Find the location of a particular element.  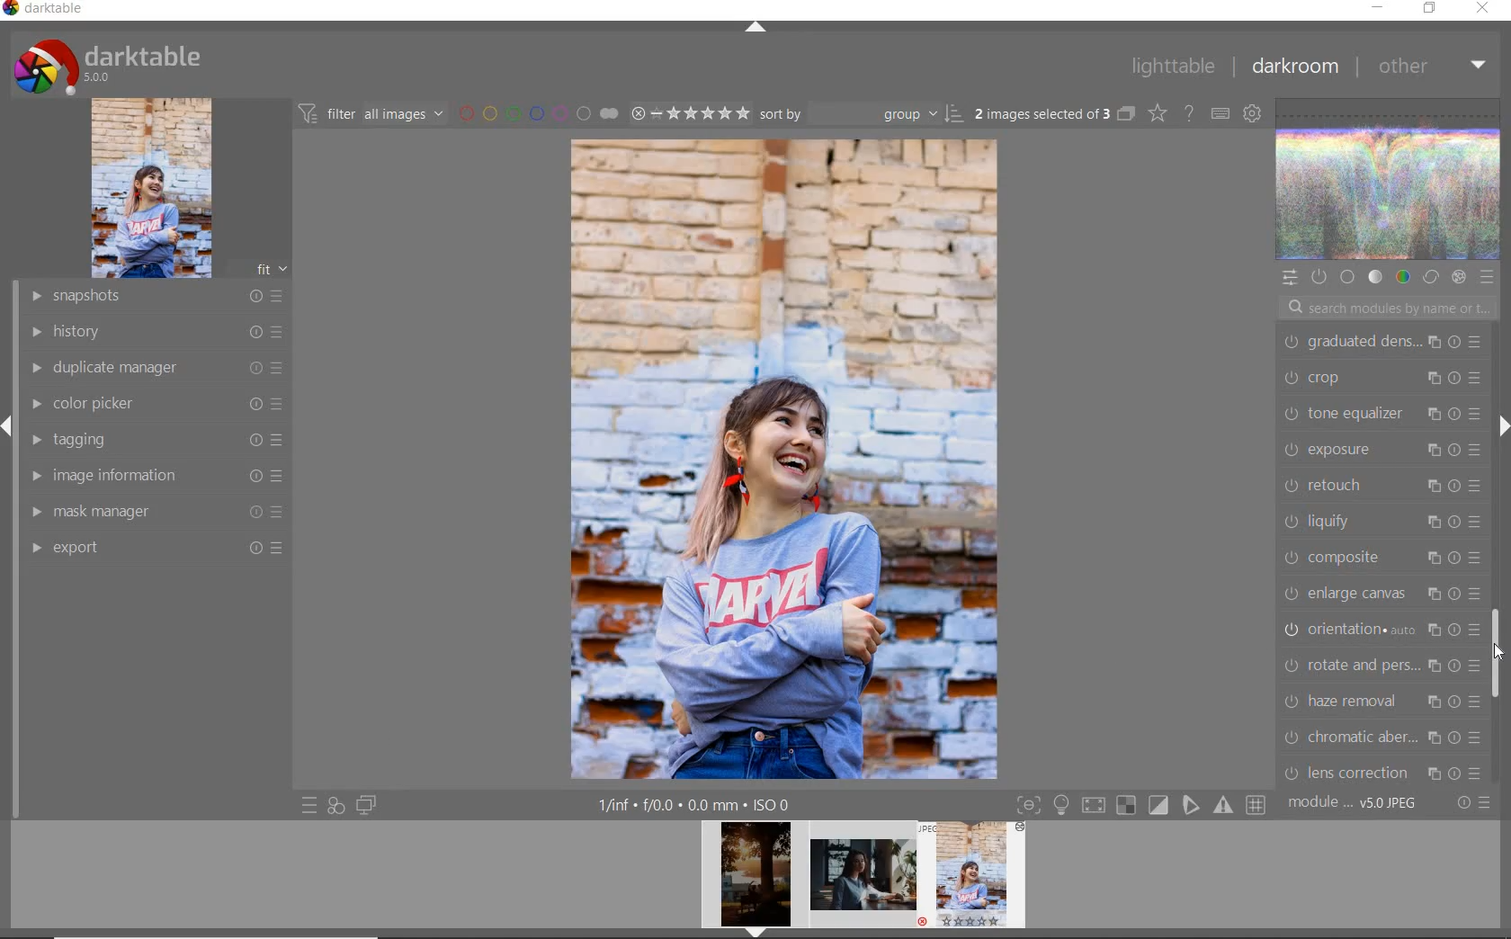

snapshots is located at coordinates (155, 297).